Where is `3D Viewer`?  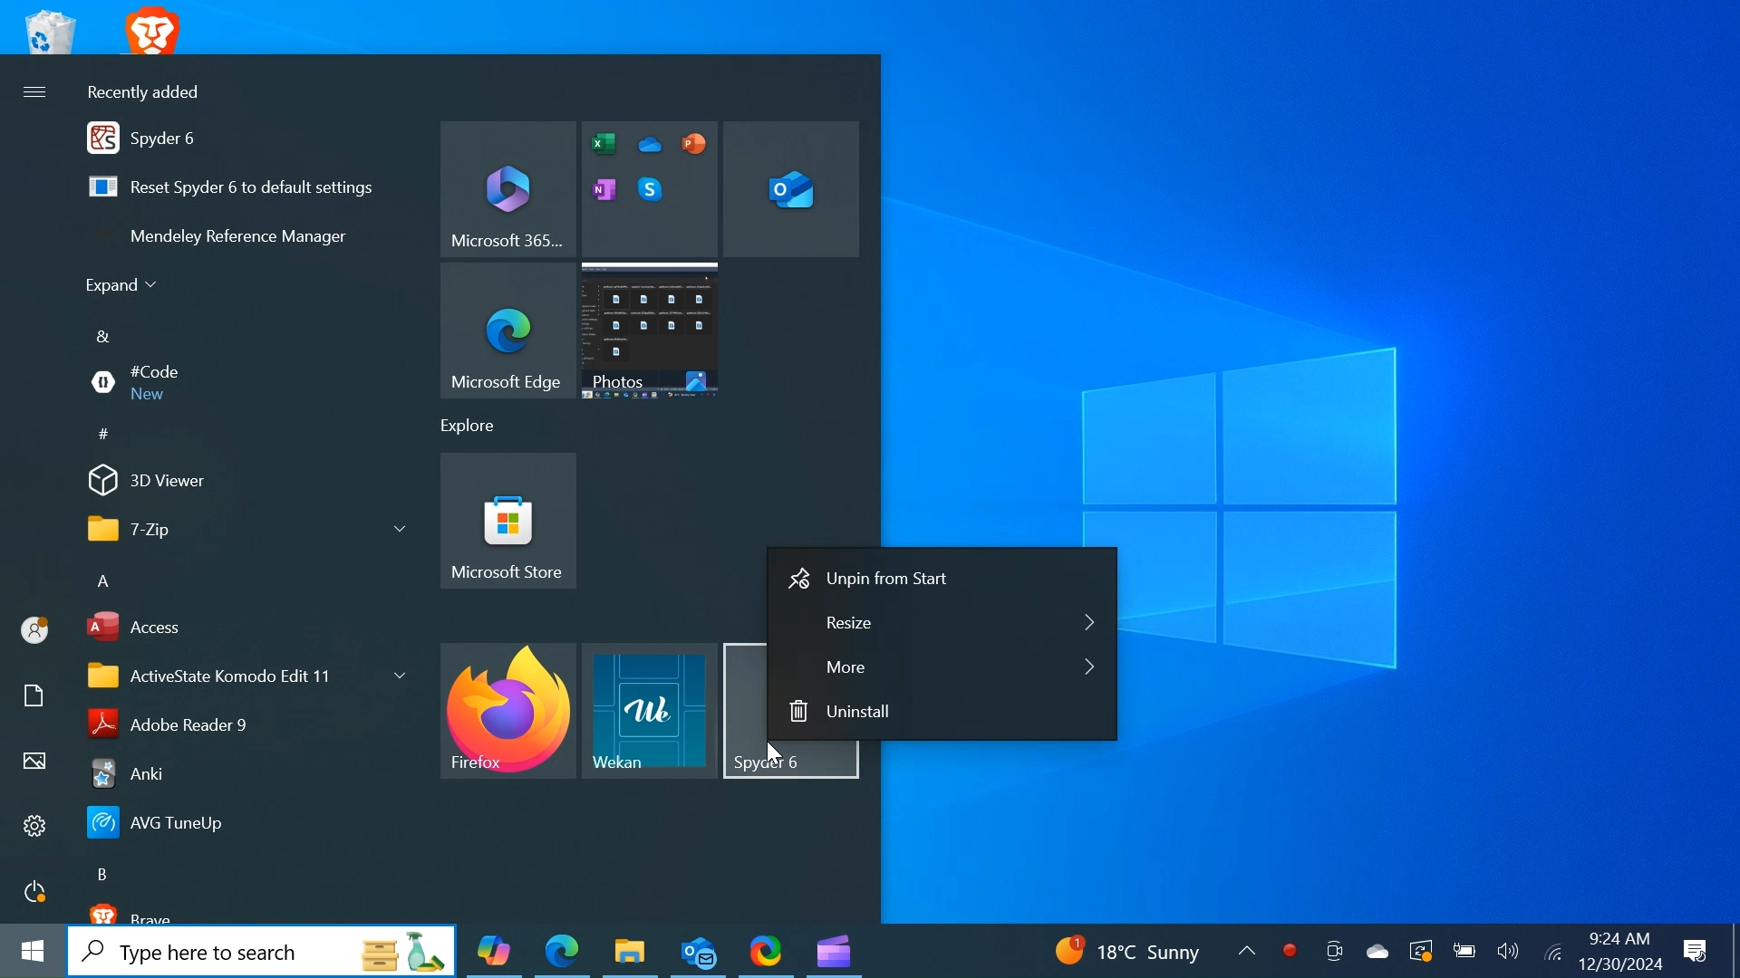 3D Viewer is located at coordinates (241, 484).